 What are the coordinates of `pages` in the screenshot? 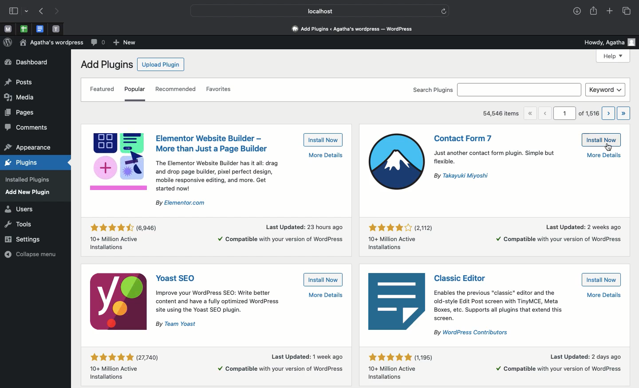 It's located at (20, 112).